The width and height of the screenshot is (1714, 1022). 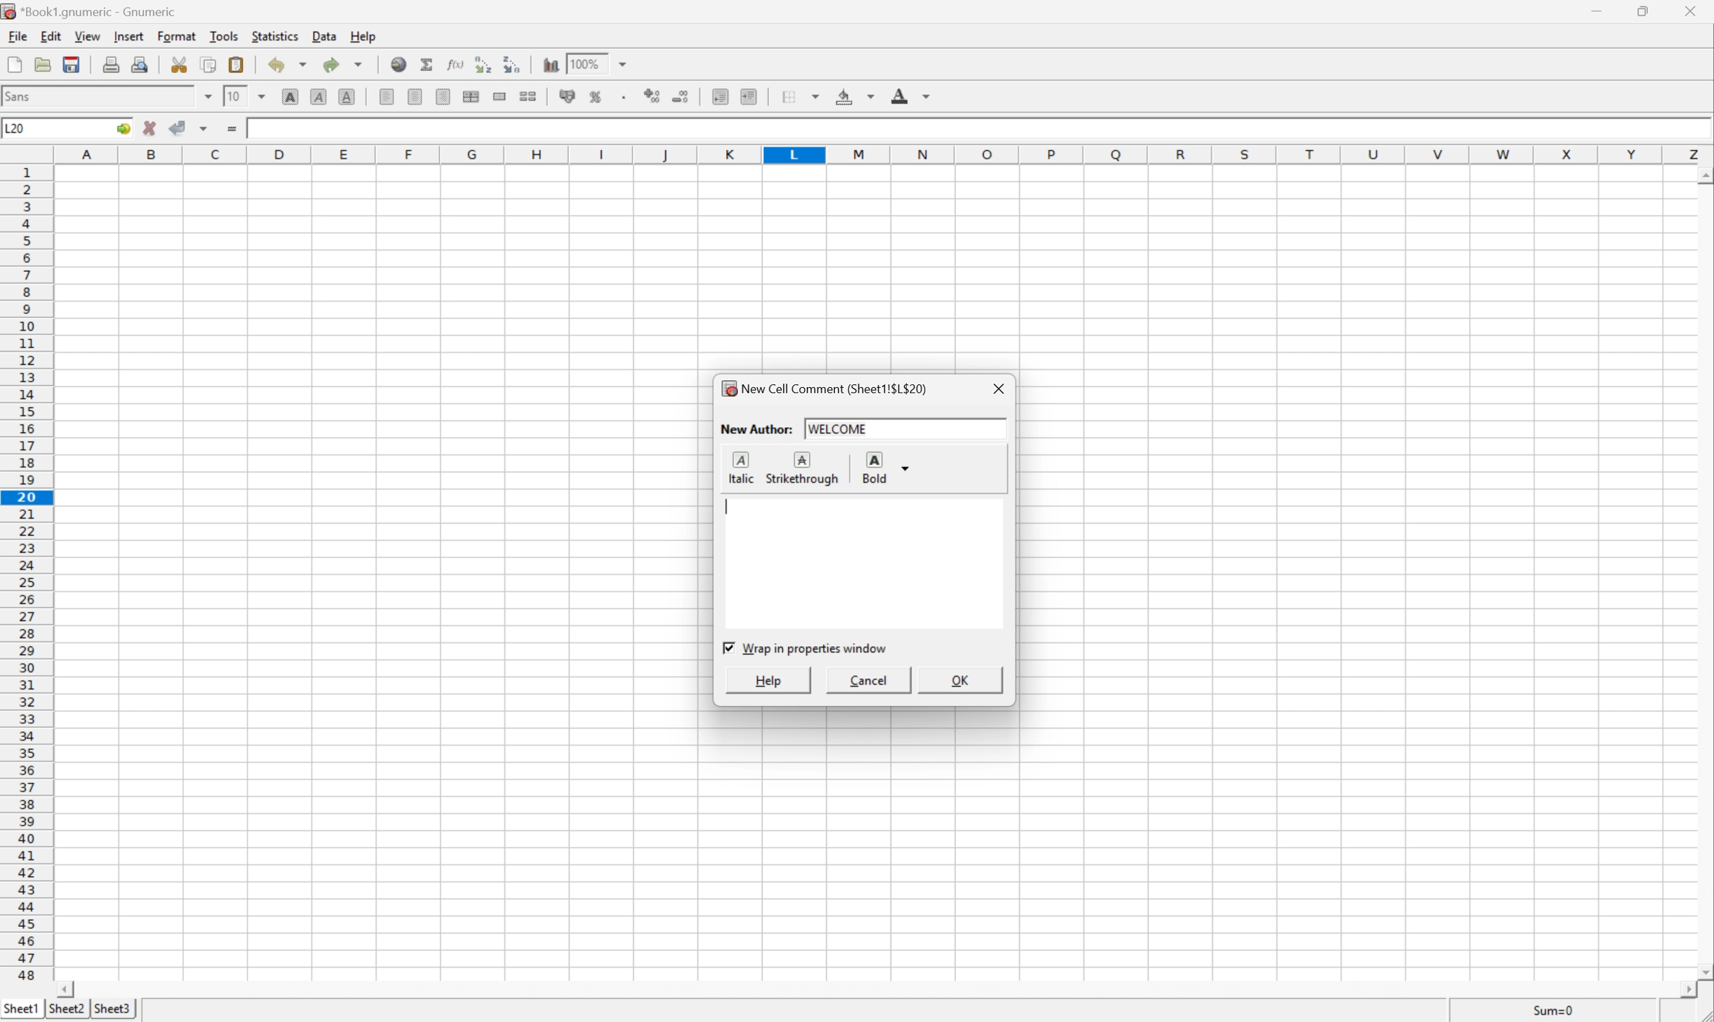 What do you see at coordinates (623, 63) in the screenshot?
I see `Drop Down` at bounding box center [623, 63].